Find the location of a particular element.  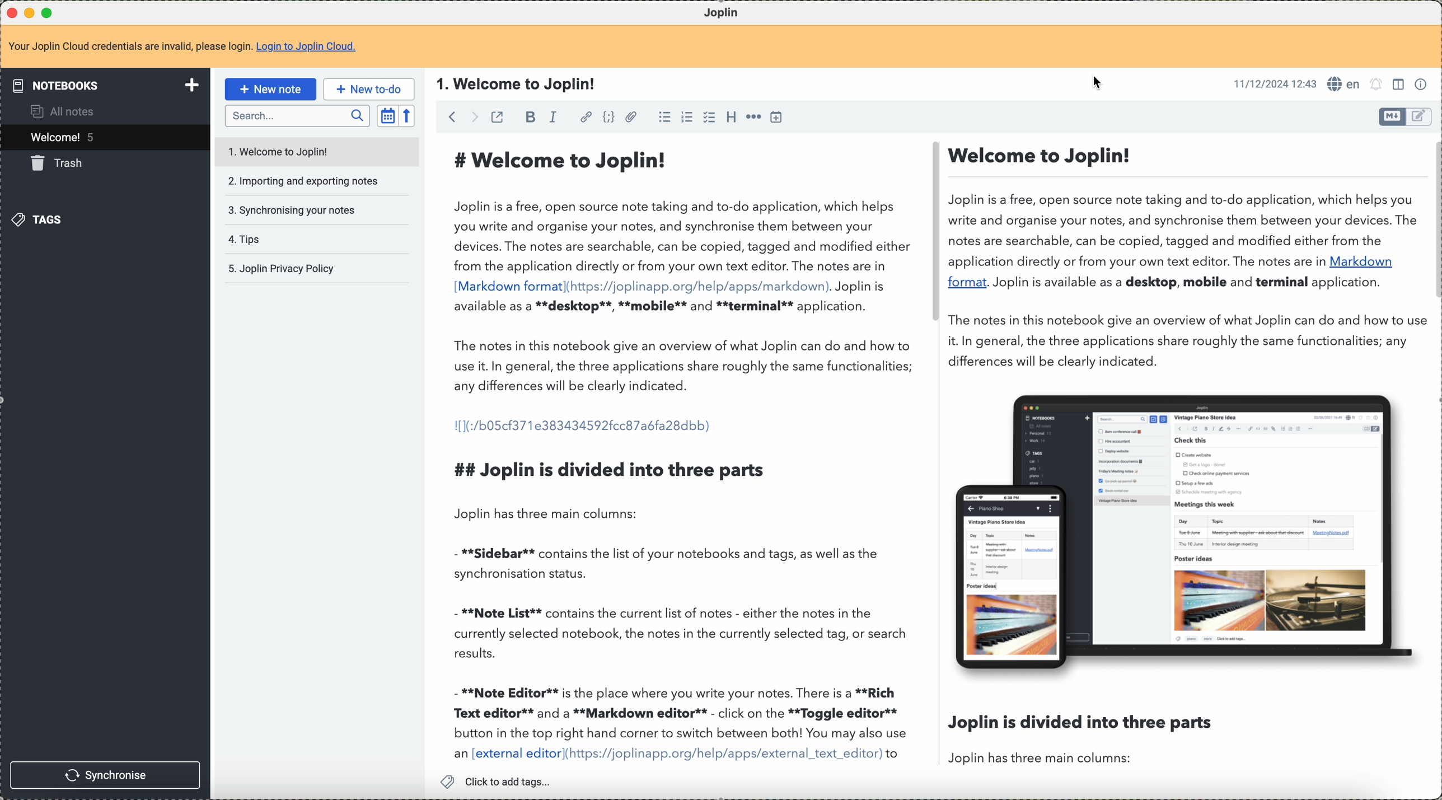

code is located at coordinates (606, 118).